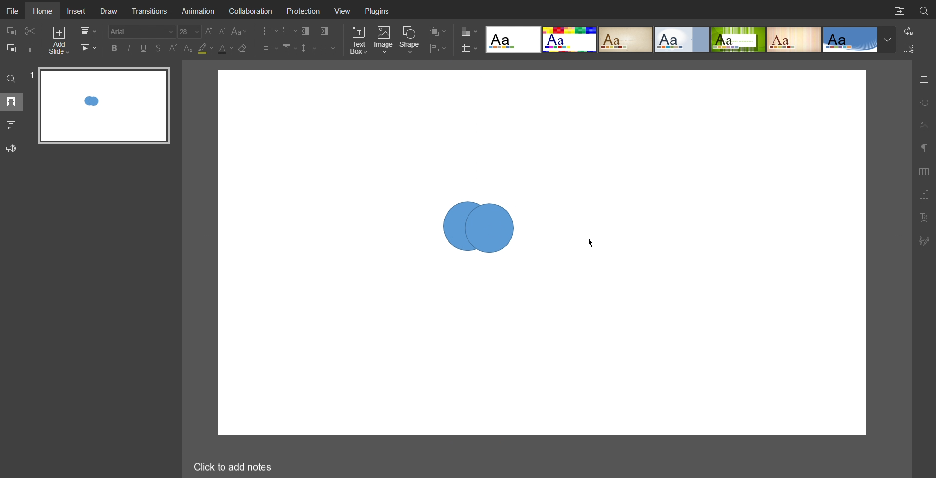 This screenshot has width=936, height=478. What do you see at coordinates (691, 40) in the screenshot?
I see `Templates` at bounding box center [691, 40].